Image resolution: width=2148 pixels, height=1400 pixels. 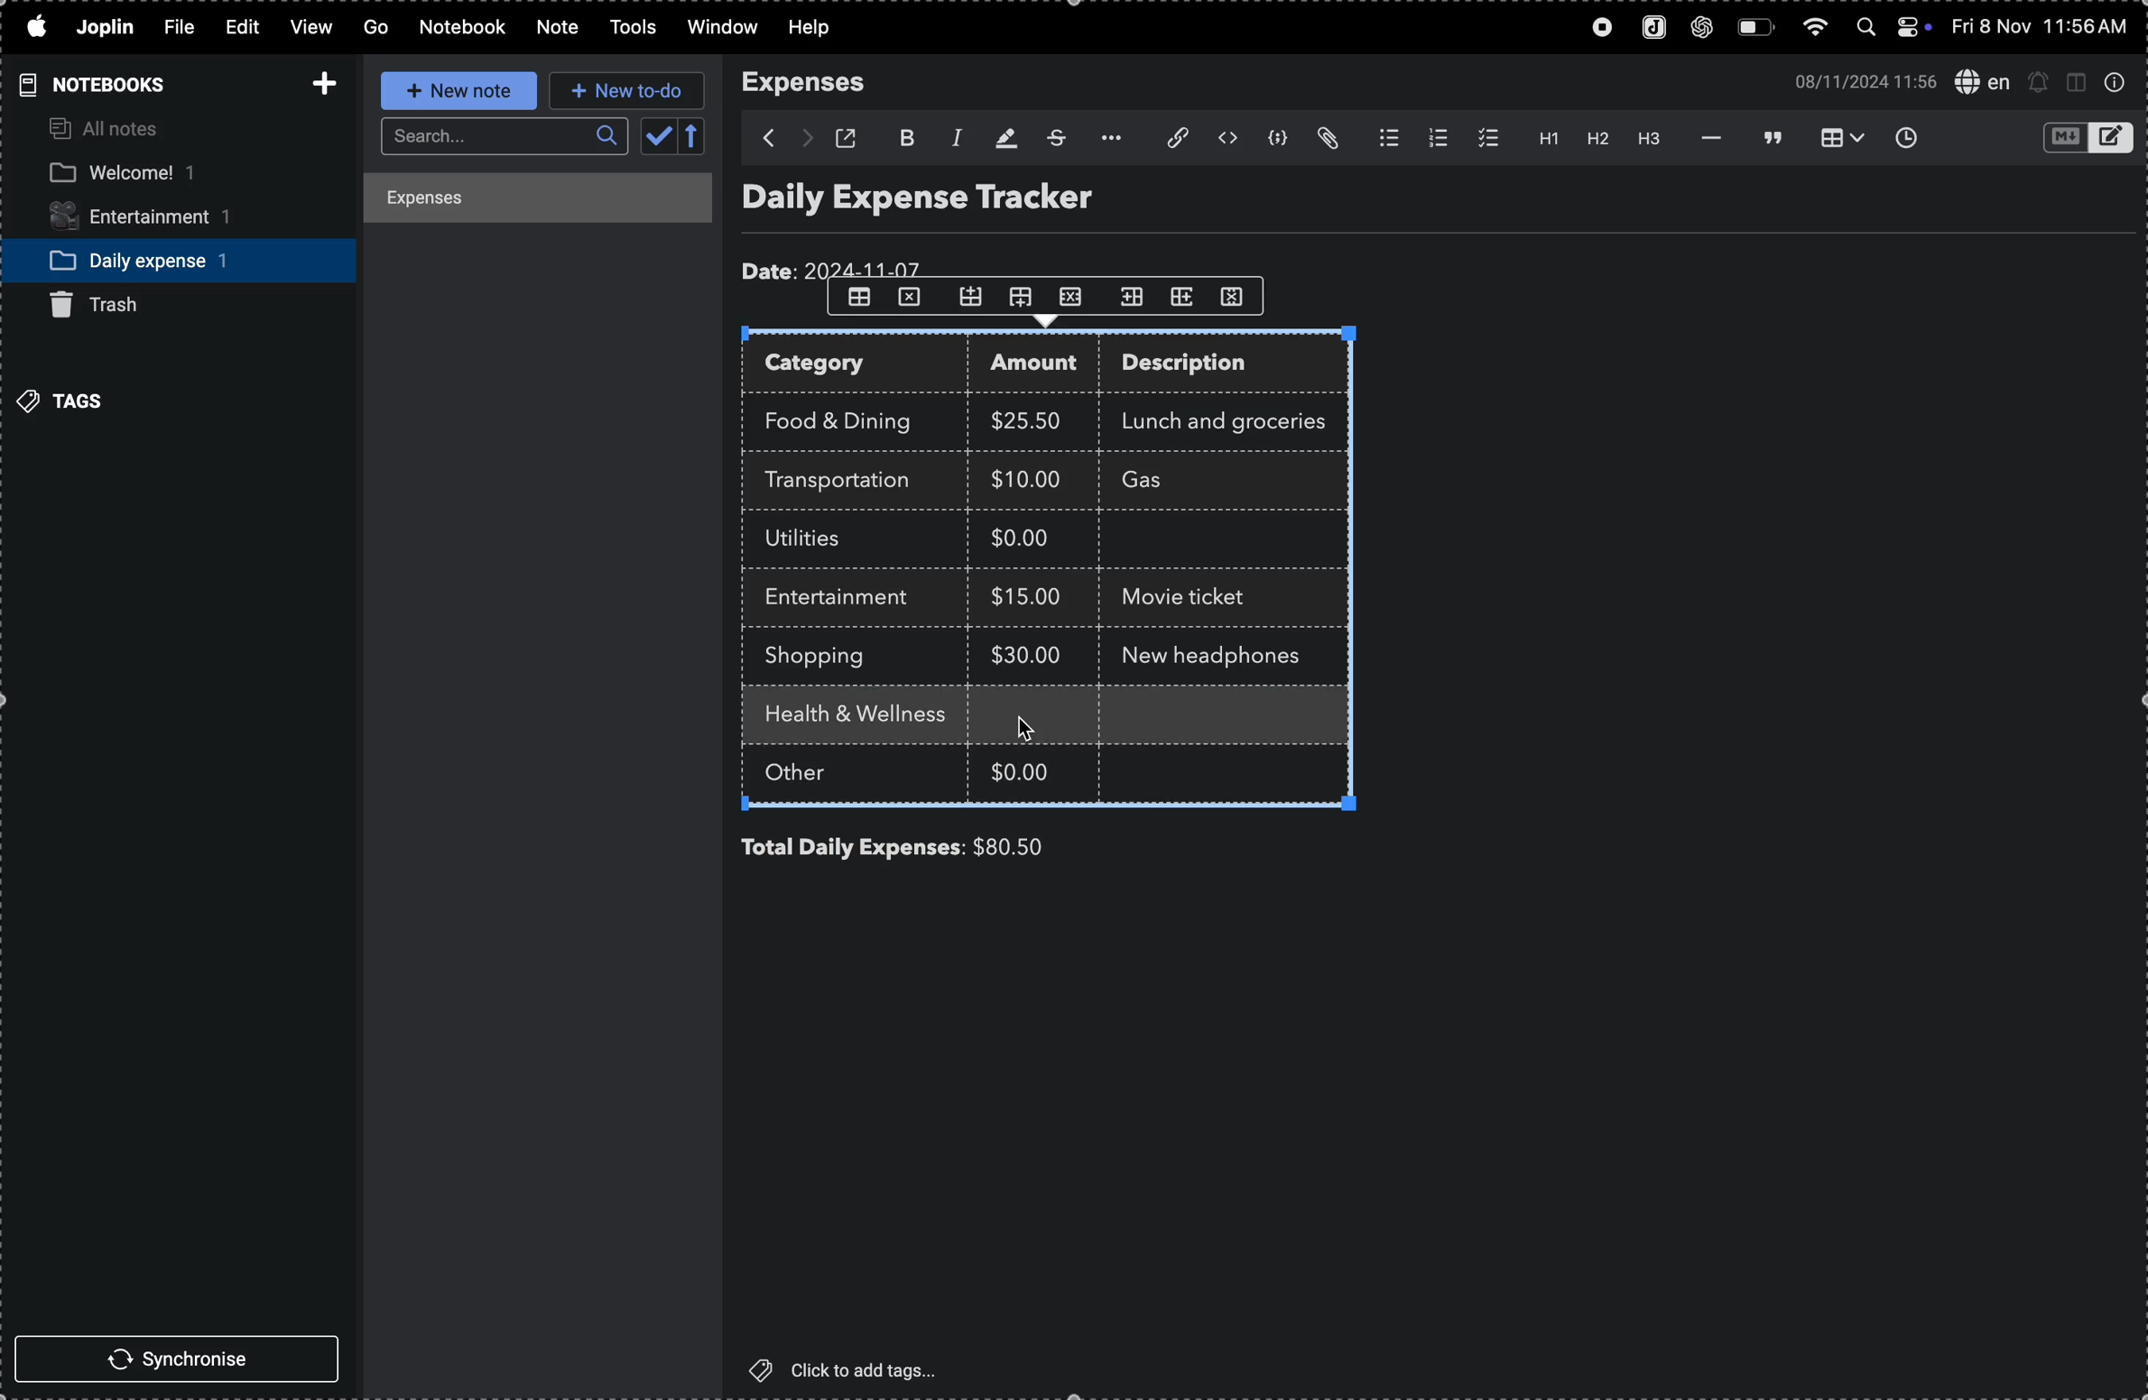 What do you see at coordinates (820, 28) in the screenshot?
I see `help` at bounding box center [820, 28].